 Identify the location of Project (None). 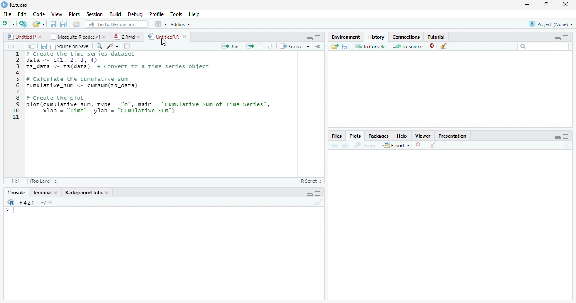
(551, 24).